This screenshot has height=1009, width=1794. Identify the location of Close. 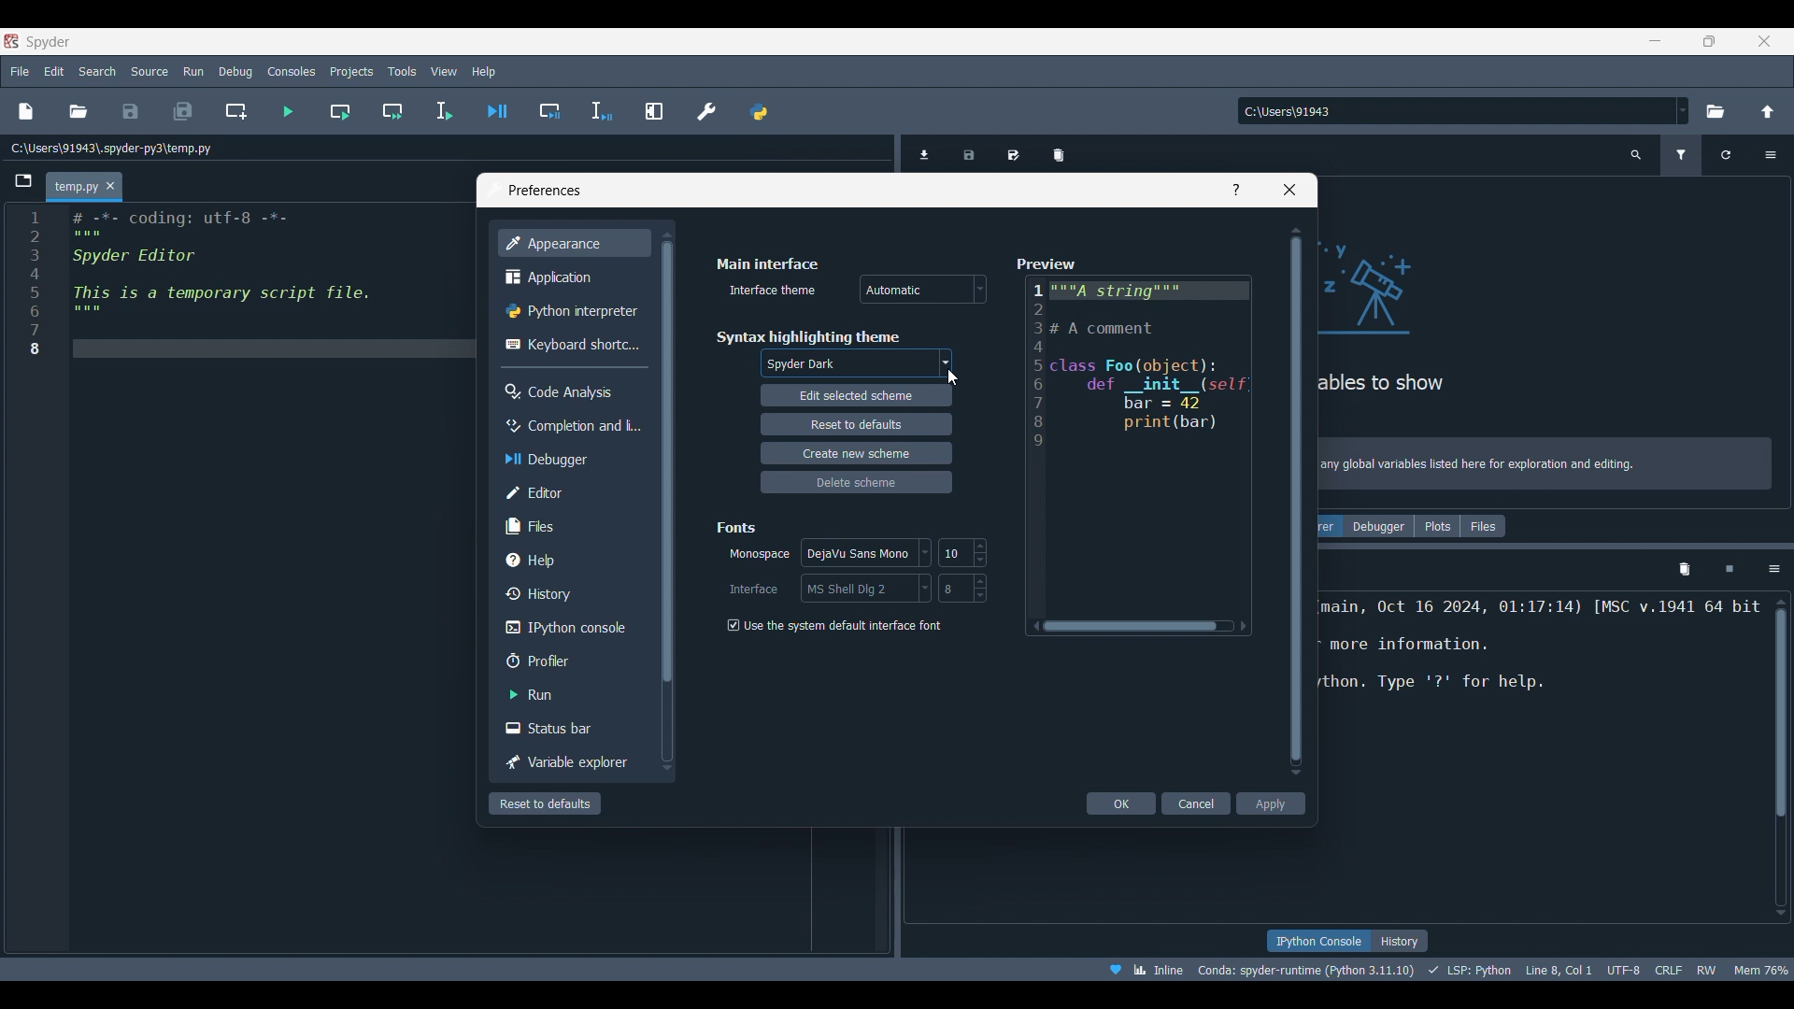
(111, 186).